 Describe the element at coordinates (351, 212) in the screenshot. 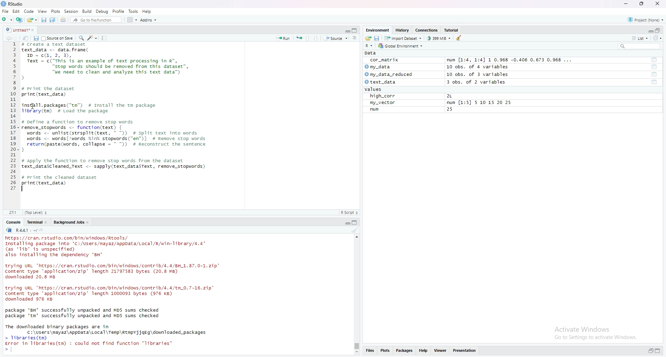

I see `R-script` at that location.